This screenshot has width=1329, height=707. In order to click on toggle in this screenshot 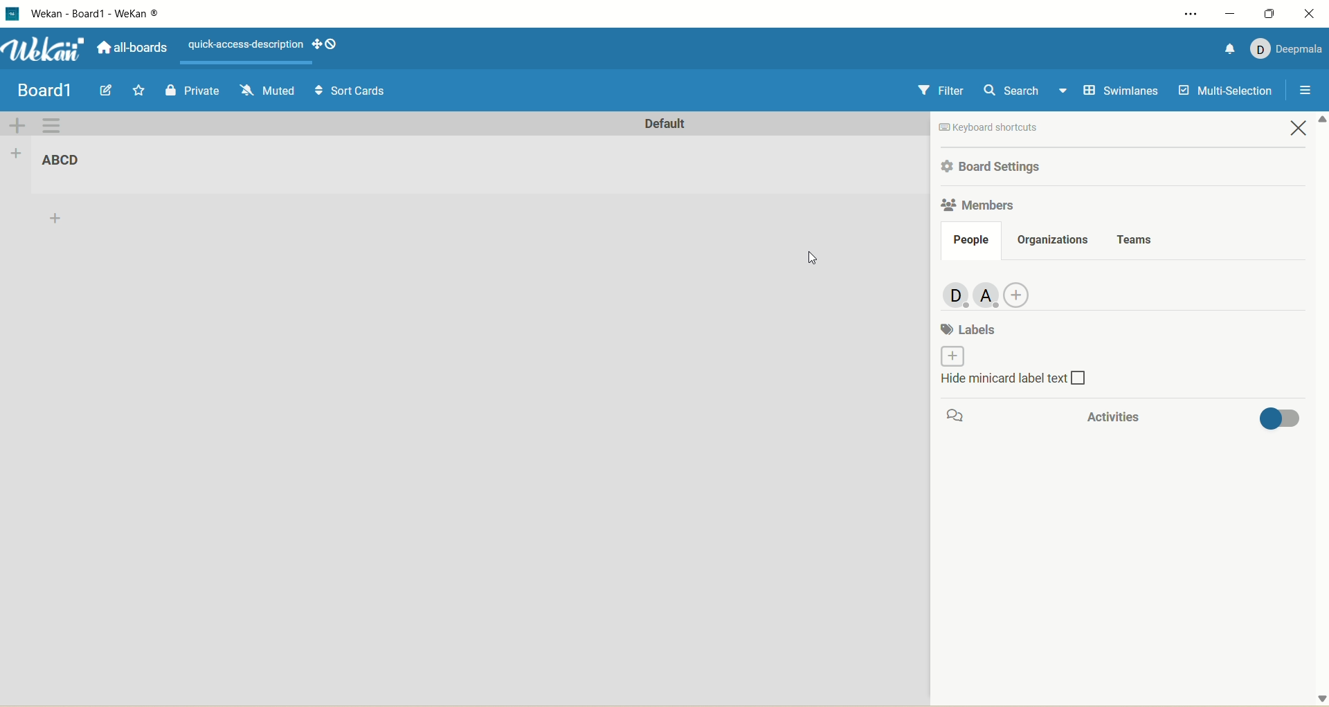, I will do `click(1280, 421)`.